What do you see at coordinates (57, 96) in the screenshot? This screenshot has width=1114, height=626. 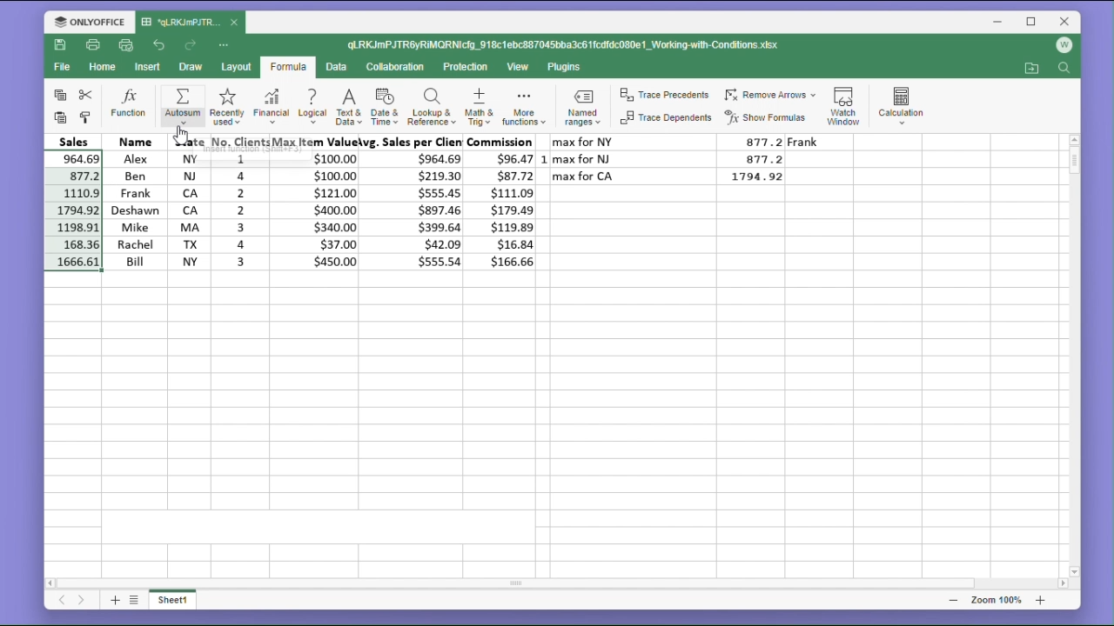 I see `copy` at bounding box center [57, 96].